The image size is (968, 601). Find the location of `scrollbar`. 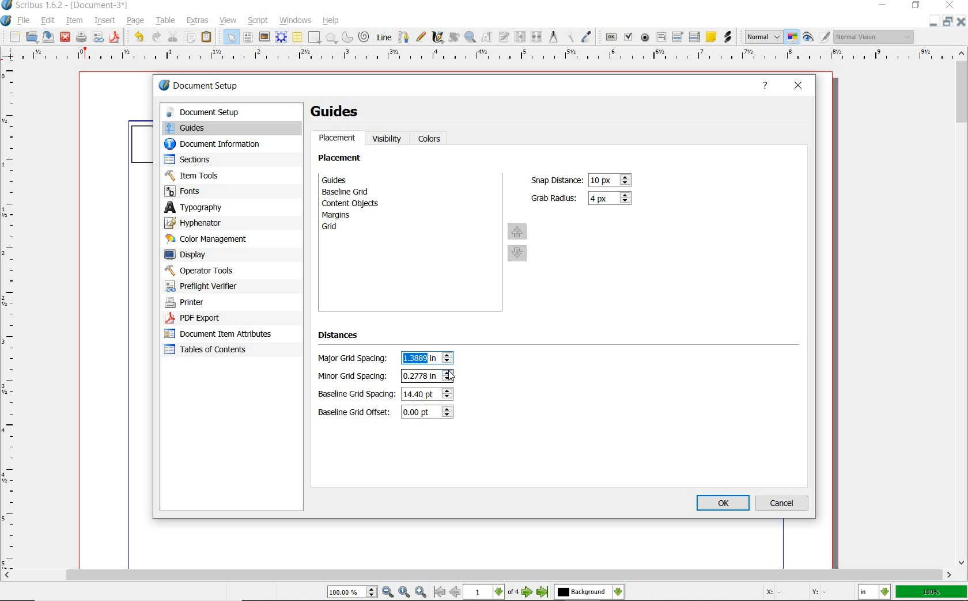

scrollbar is located at coordinates (962, 307).